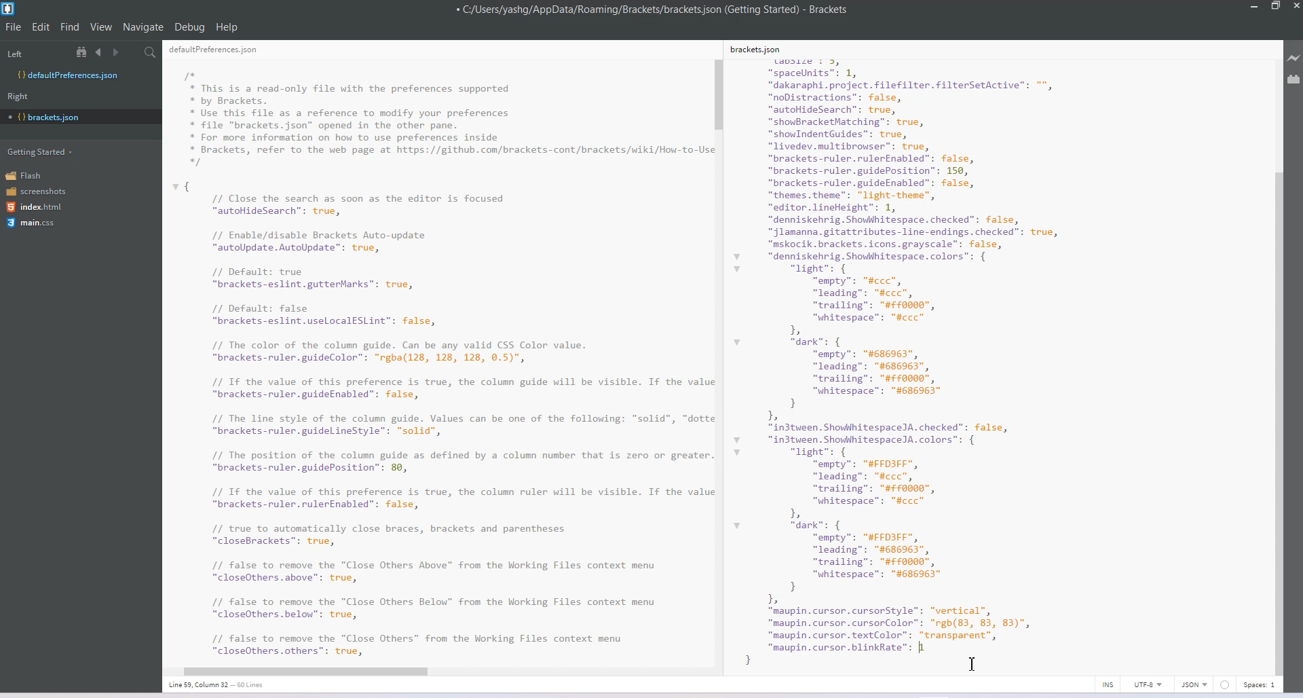 The width and height of the screenshot is (1303, 698). I want to click on RE I
I”
* This is a read-only file with the preferences supported
* by Brackets.
* Use this file as a reference to modify your preferences
* file "brackets.json" opened in the other pane.
* For more information on how to use preferences inside
* Brackets, refer to the web page at https://github.com/brackets-cont/brackets/wiki/How-to-U:
*/
{
// Close the search as soon as the editor is focused
“autoHideSearch”: true,
// Enable/disable Brackets Auto-update
“autoUpdate. AutoUpdate”: true,
// Default: true
“brackets-eslint.gutterMarks": true,
// Default: false
“brackets-eslint.uselocalESLint": false,
// The color of the column guide. Can be any valid CSS Color value.
“brackets-ruler.guideColor": "rgba(128, 128, 128, ©.5)",
// Tf the value of this preference is true, the column guide will be visible. If the val:
“brackets-ruler.guideEnabled": false,
// The line style of the column guide. Values can be one of the following: “solid”, "dott
“brackets-ruler.guidelineStyle": "solid",
// The position of the column guide as defined by a column number that is zero or greater
“brackets-ruler.guidePosition": 89,
// Tf the value of this preference is true, the column ruler will be visible. If the val:
“brackets-ruler.rulerEnabled": false,
// true to automatically close braces, brackets and parentheses
“closeBrackets": true,
// false to remove the "Close Others Above” from the Working Files context menu
“closeOthers.above": true,
// false to remove the "Close Others Below” from the Working Files context menu
“closeOthers.below": true,
// false to remove the "Close Others” from the Working Files context menu
"closeOthers.others”: true,, so click(437, 352).